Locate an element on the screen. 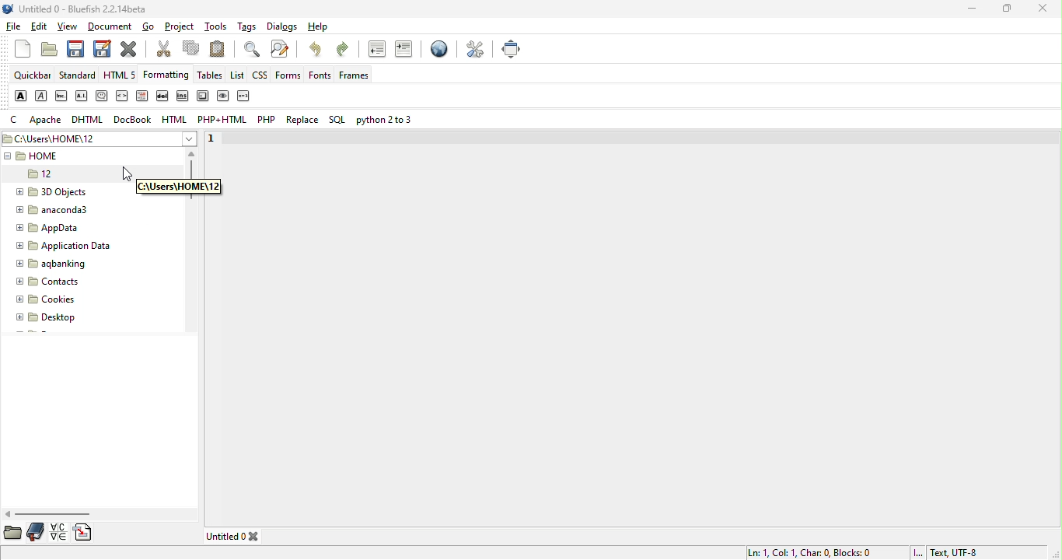 This screenshot has height=560, width=1062. text utf 8 is located at coordinates (951, 551).